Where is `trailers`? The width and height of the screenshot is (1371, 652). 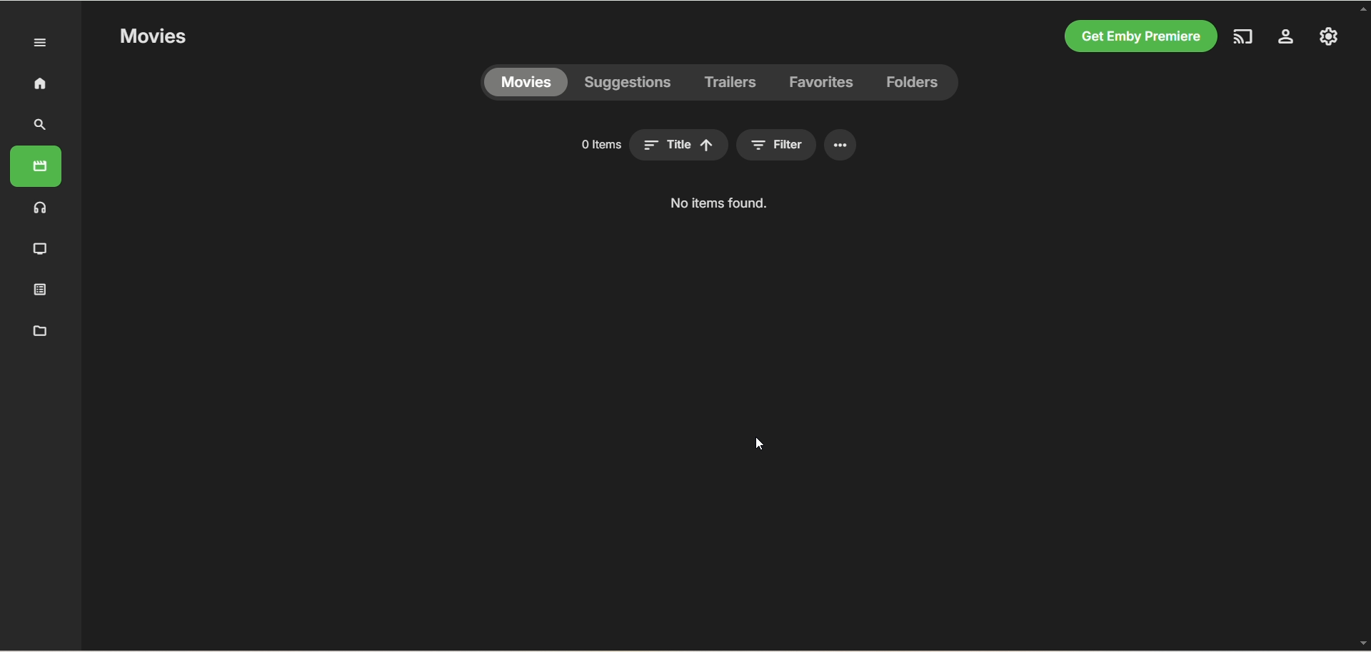 trailers is located at coordinates (731, 83).